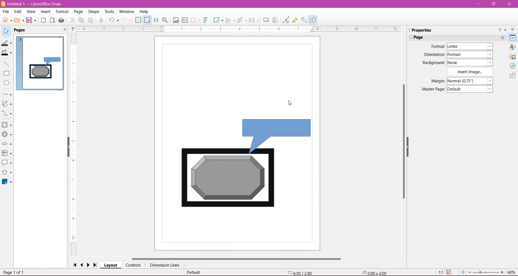  I want to click on 1:1, so click(440, 272).